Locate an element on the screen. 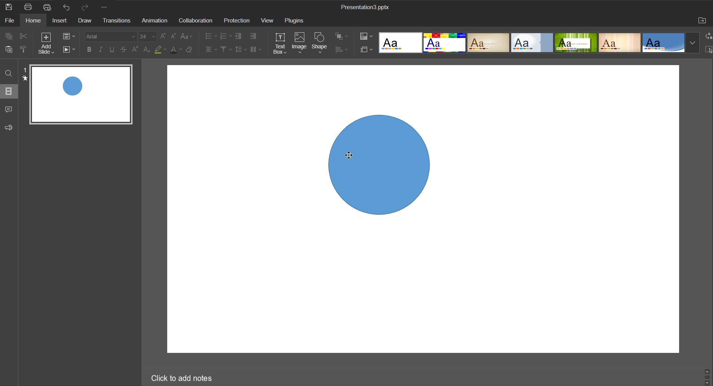  scroll is located at coordinates (707, 376).